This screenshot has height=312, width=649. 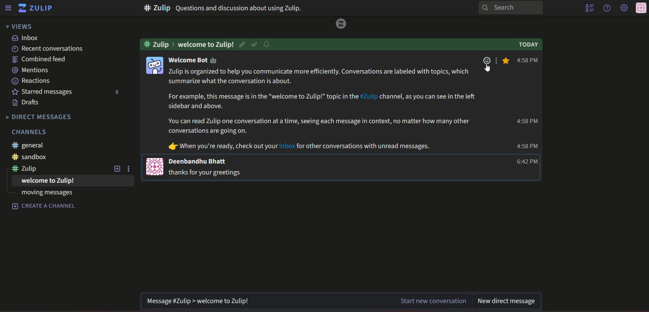 I want to click on Logo, so click(x=342, y=24).